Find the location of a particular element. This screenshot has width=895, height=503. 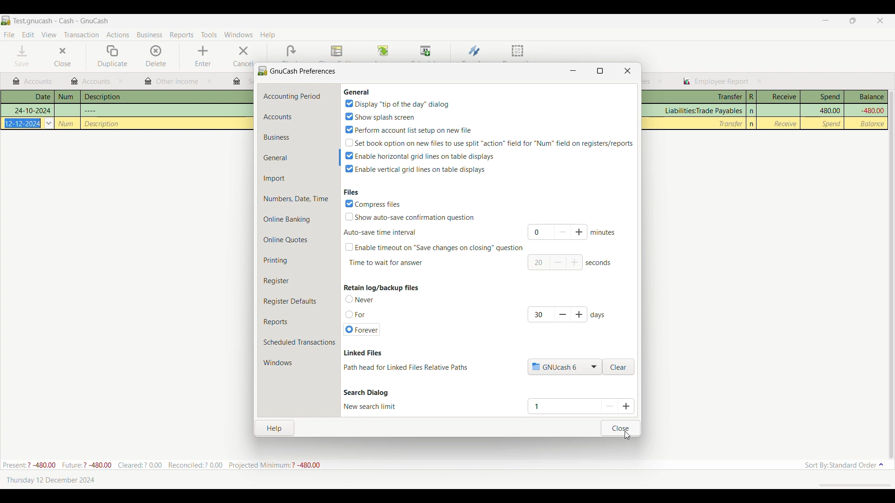

Show splits is located at coordinates (337, 52).